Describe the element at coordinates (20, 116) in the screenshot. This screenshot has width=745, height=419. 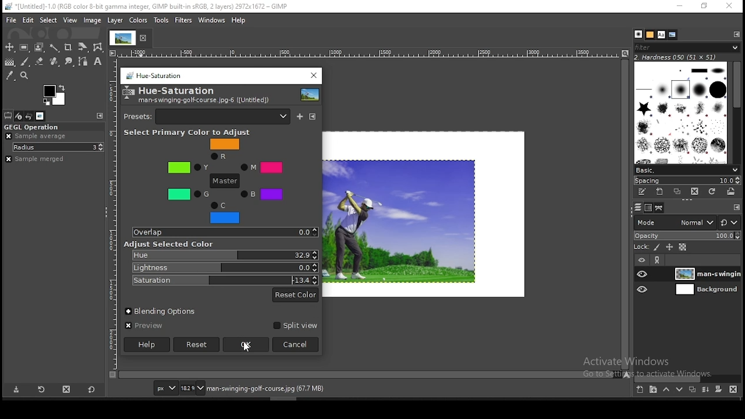
I see `device status` at that location.